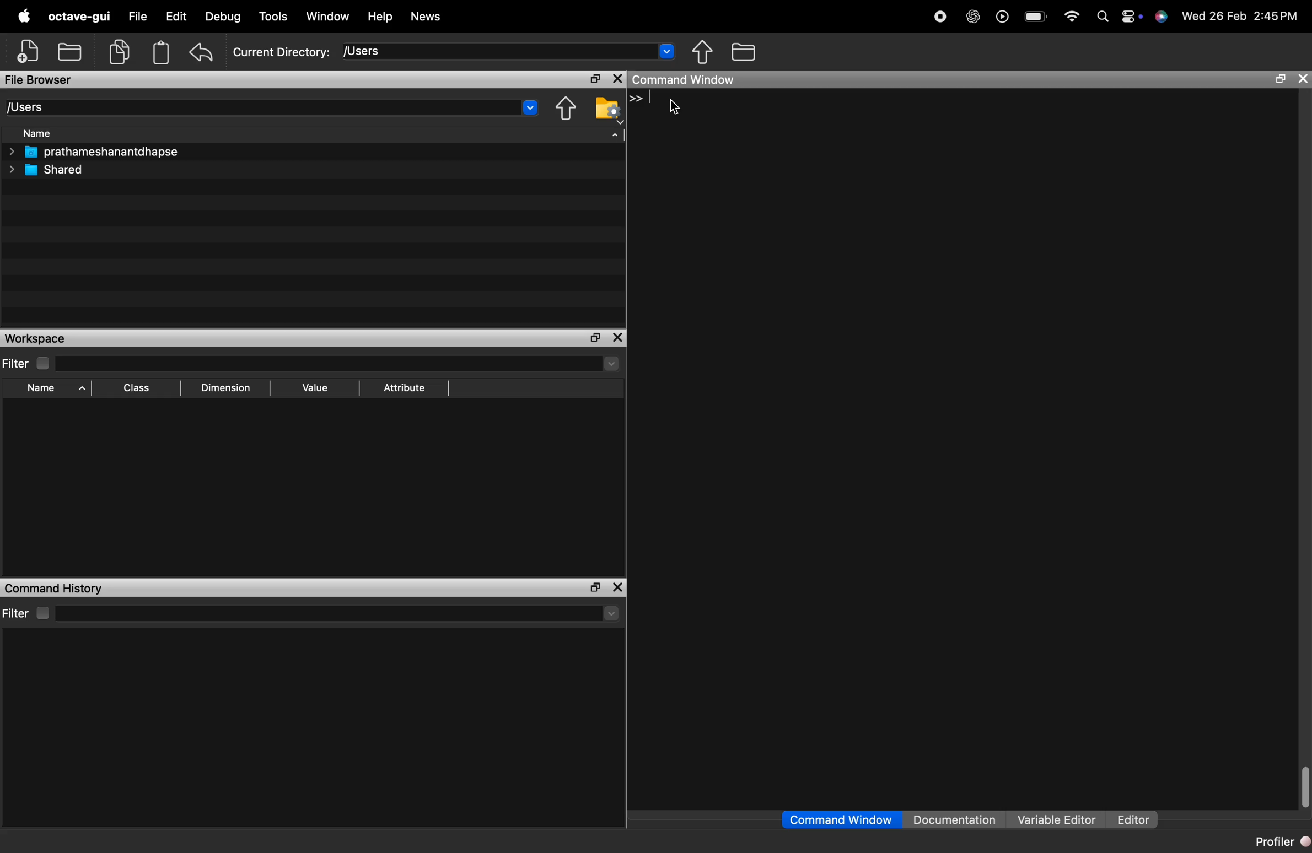 The height and width of the screenshot is (853, 1312). Describe the element at coordinates (1098, 17) in the screenshot. I see `search` at that location.